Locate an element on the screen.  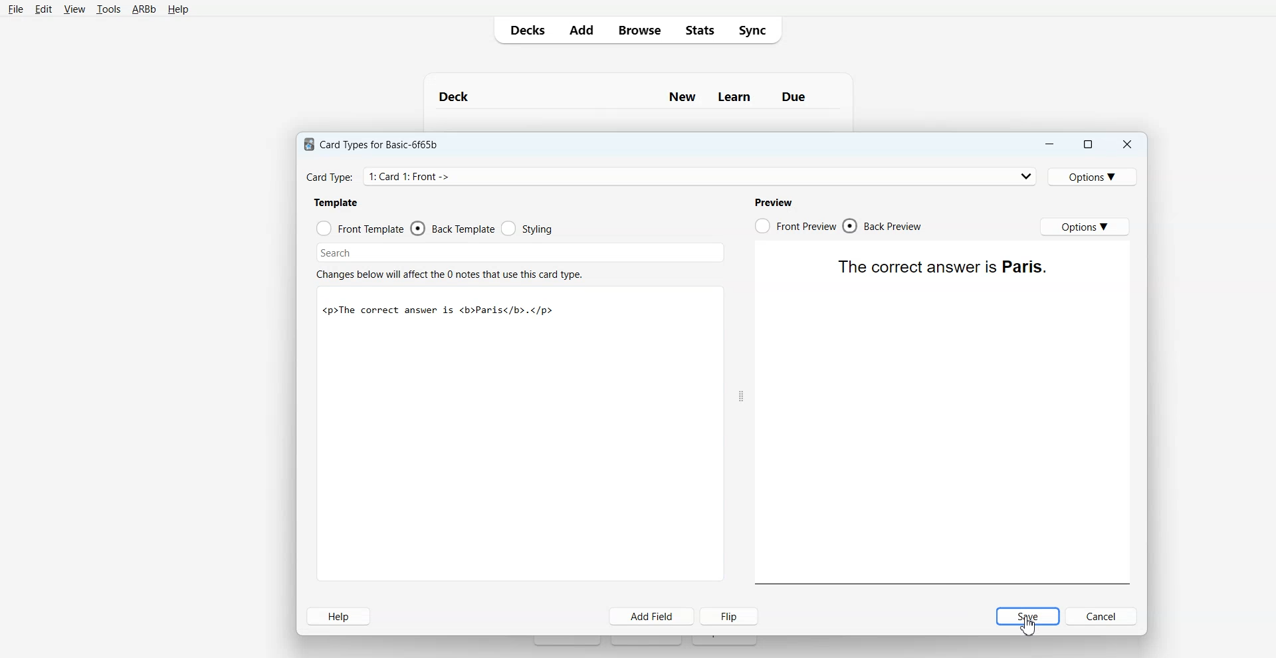
Drag handle is located at coordinates (741, 396).